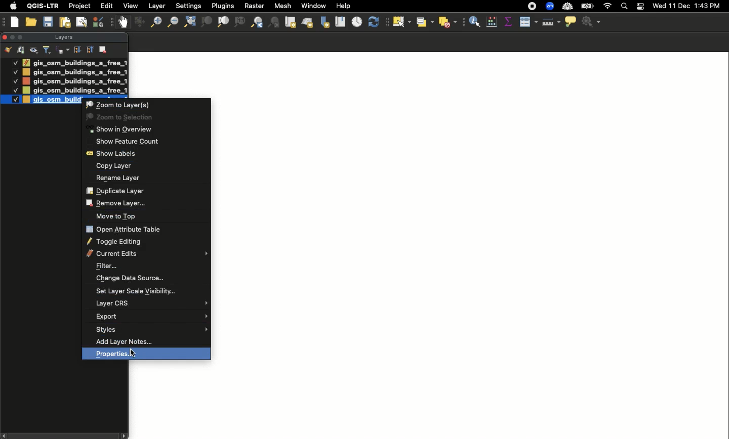 The image size is (729, 439). What do you see at coordinates (104, 49) in the screenshot?
I see `Remove` at bounding box center [104, 49].